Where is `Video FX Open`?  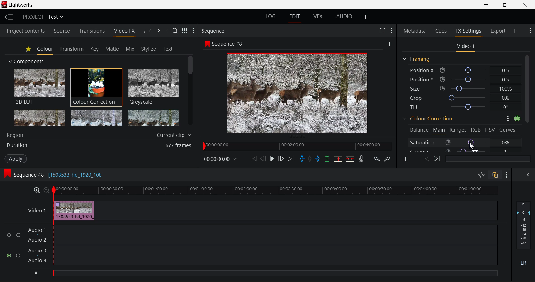 Video FX Open is located at coordinates (125, 32).